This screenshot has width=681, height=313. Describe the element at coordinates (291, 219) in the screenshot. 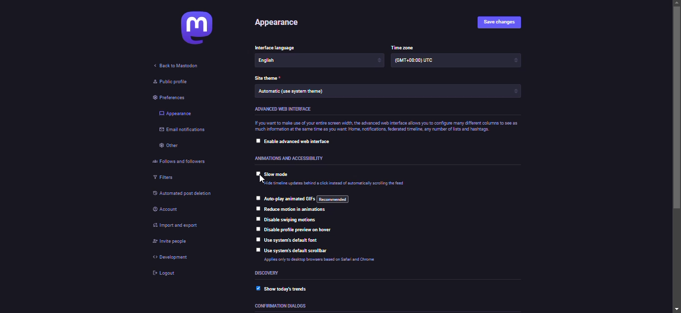

I see `disable swiping motions` at that location.